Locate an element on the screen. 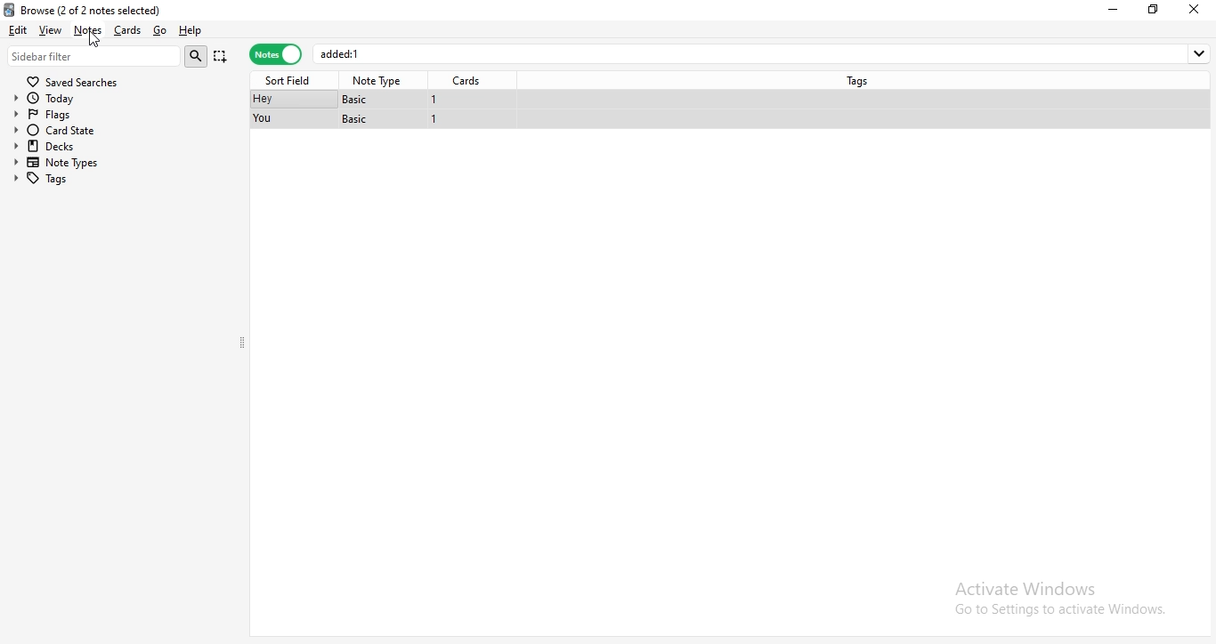 The width and height of the screenshot is (1216, 644). 1 is located at coordinates (434, 100).